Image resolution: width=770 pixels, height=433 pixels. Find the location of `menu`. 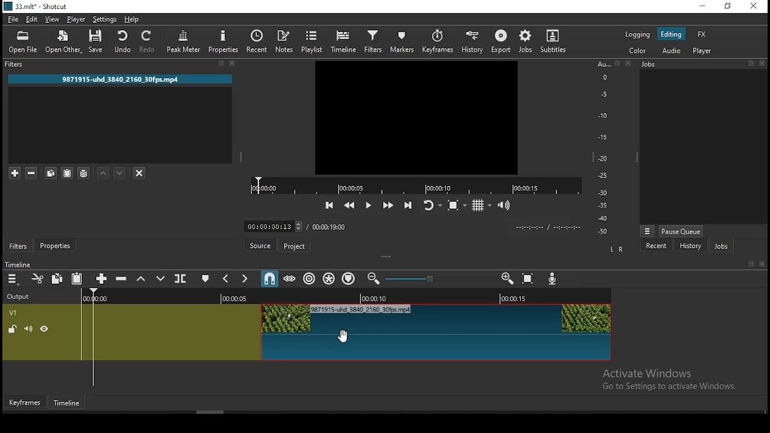

menu is located at coordinates (13, 278).